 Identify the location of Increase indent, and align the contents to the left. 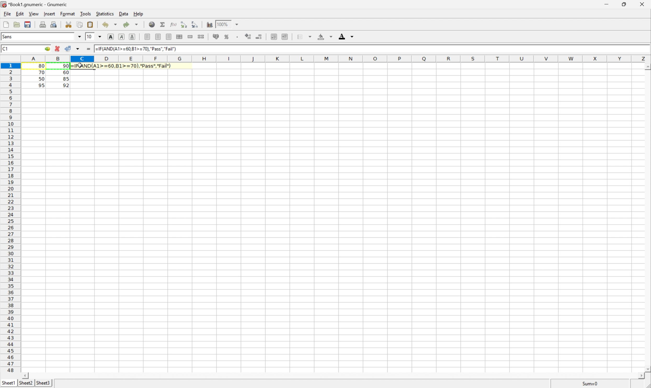
(286, 36).